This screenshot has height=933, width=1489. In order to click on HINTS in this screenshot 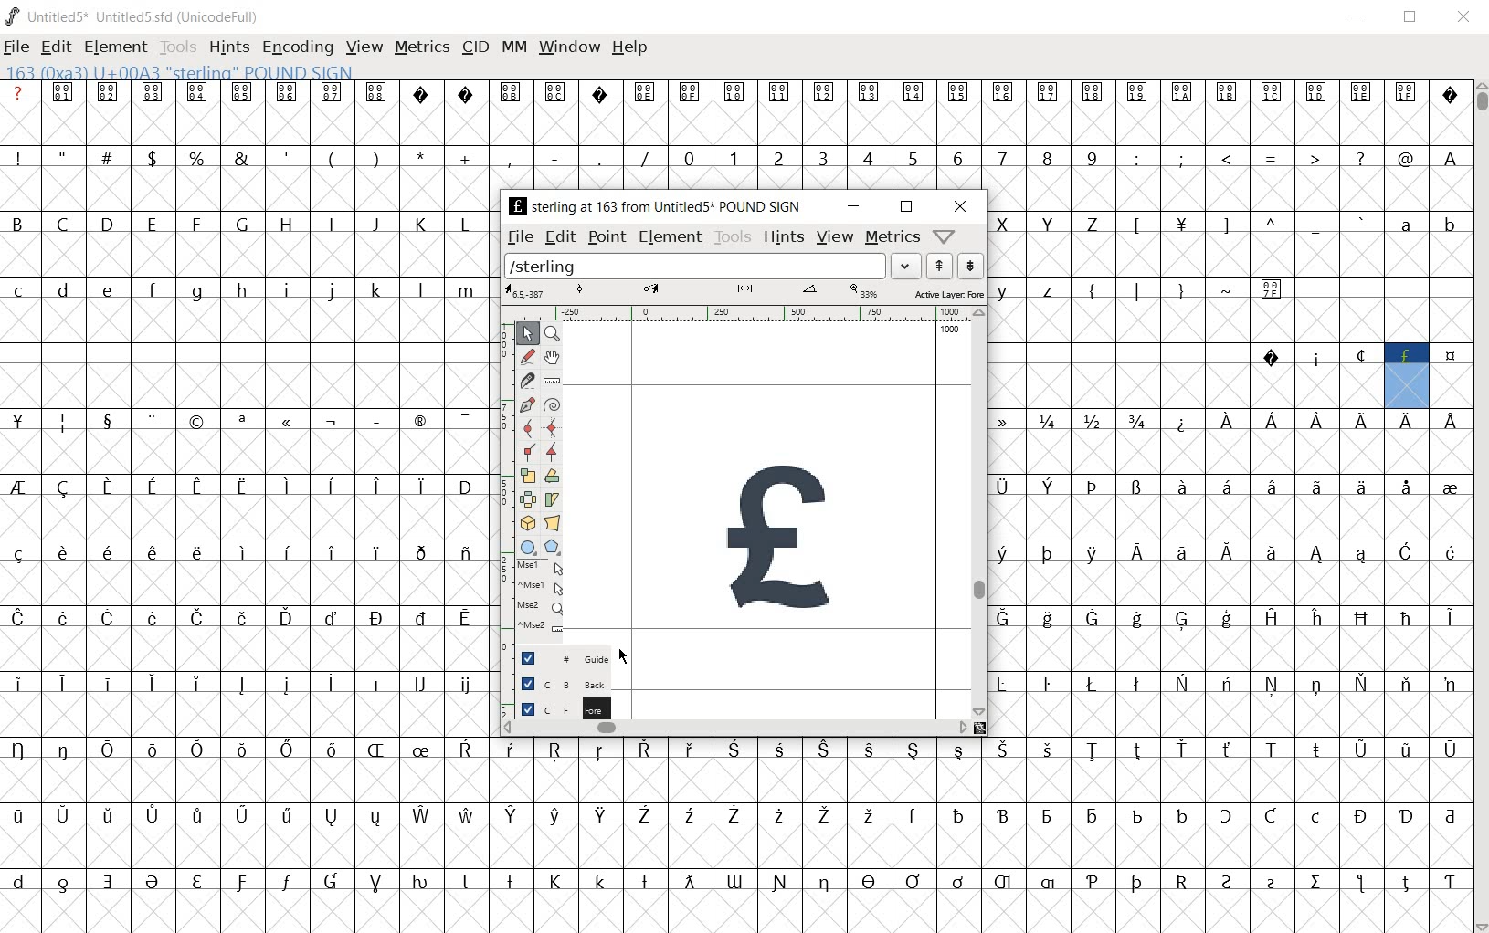, I will do `click(229, 48)`.